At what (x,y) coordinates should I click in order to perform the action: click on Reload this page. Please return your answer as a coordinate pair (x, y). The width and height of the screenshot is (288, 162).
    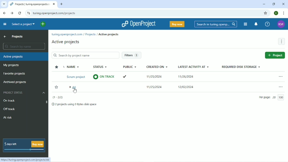
    Looking at the image, I should click on (20, 13).